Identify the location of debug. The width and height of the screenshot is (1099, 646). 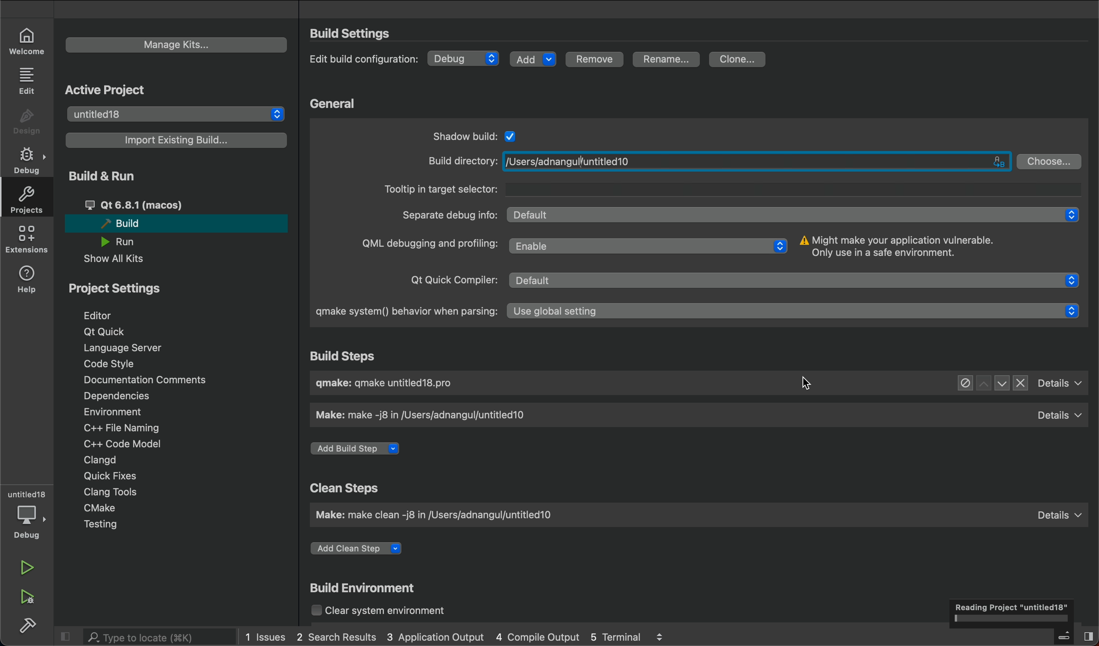
(28, 522).